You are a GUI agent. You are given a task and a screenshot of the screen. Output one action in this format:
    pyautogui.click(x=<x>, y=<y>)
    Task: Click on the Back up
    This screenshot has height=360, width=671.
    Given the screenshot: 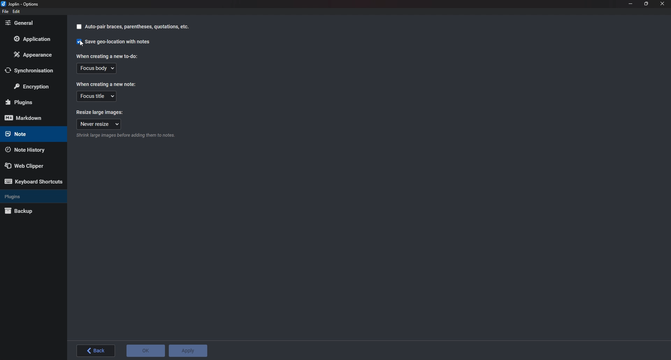 What is the action you would take?
    pyautogui.click(x=31, y=211)
    